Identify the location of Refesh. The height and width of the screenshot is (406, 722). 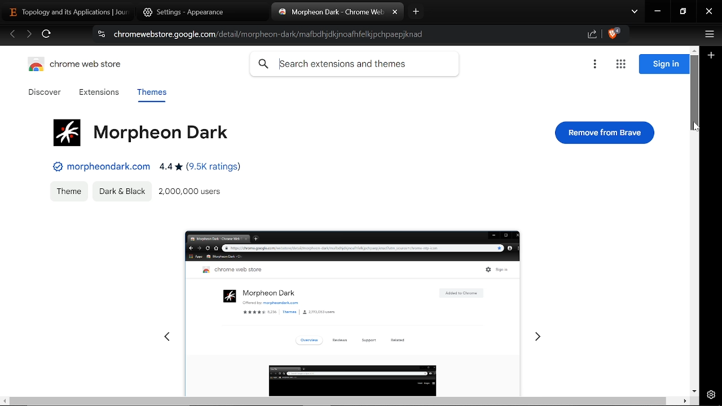
(47, 36).